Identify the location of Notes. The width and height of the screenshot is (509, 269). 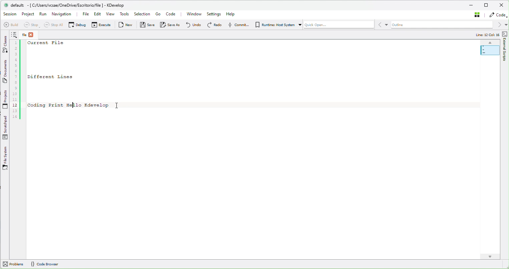
(15, 34).